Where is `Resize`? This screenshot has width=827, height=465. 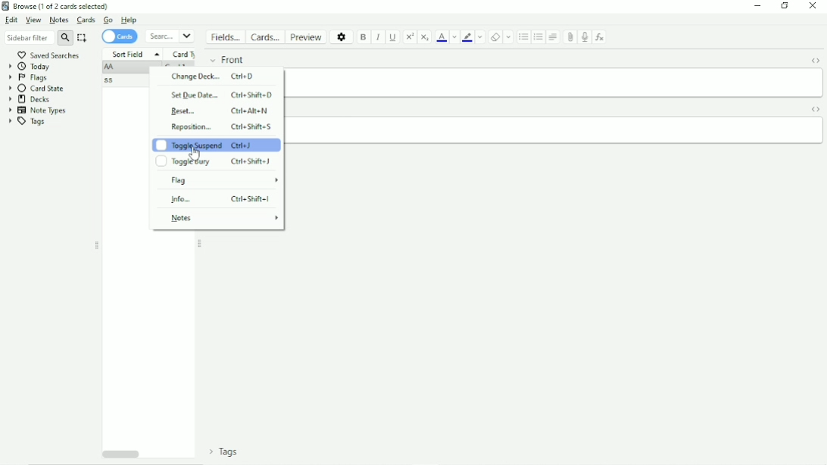 Resize is located at coordinates (97, 246).